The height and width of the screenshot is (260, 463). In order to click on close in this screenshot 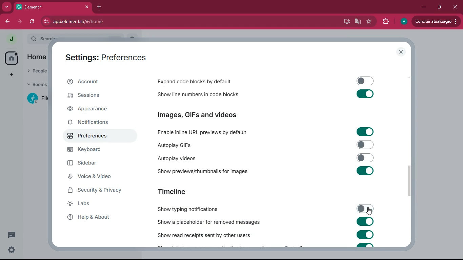, I will do `click(401, 52)`.